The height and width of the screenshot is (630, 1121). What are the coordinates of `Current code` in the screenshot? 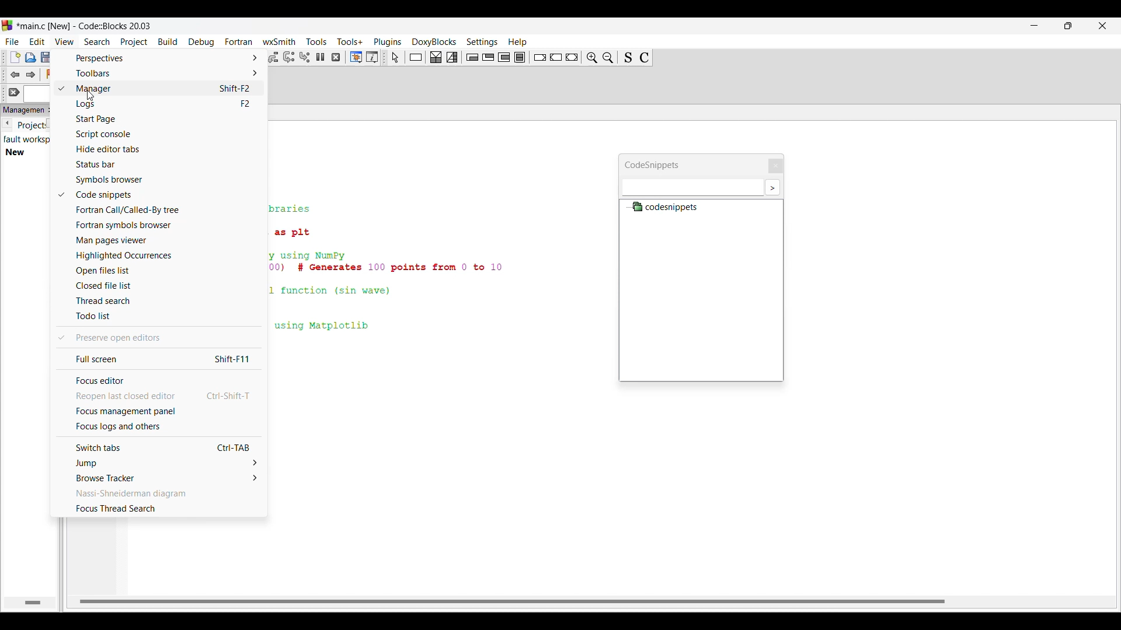 It's located at (390, 269).